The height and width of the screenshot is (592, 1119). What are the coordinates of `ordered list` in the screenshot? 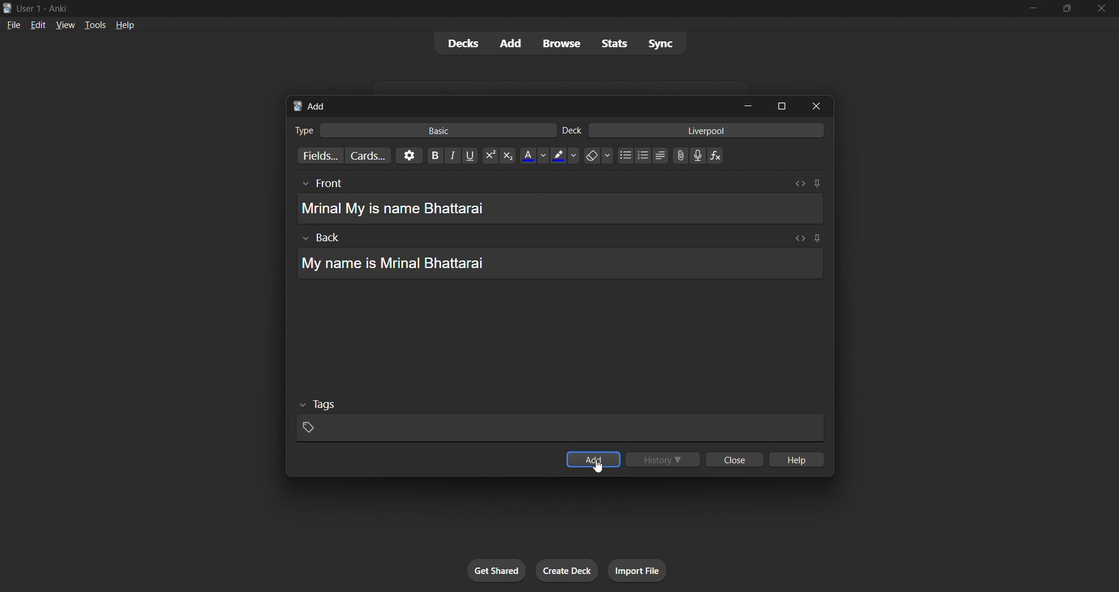 It's located at (645, 156).